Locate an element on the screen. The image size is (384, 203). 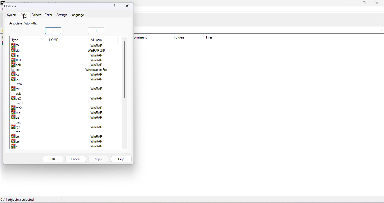
tbz is located at coordinates (18, 112).